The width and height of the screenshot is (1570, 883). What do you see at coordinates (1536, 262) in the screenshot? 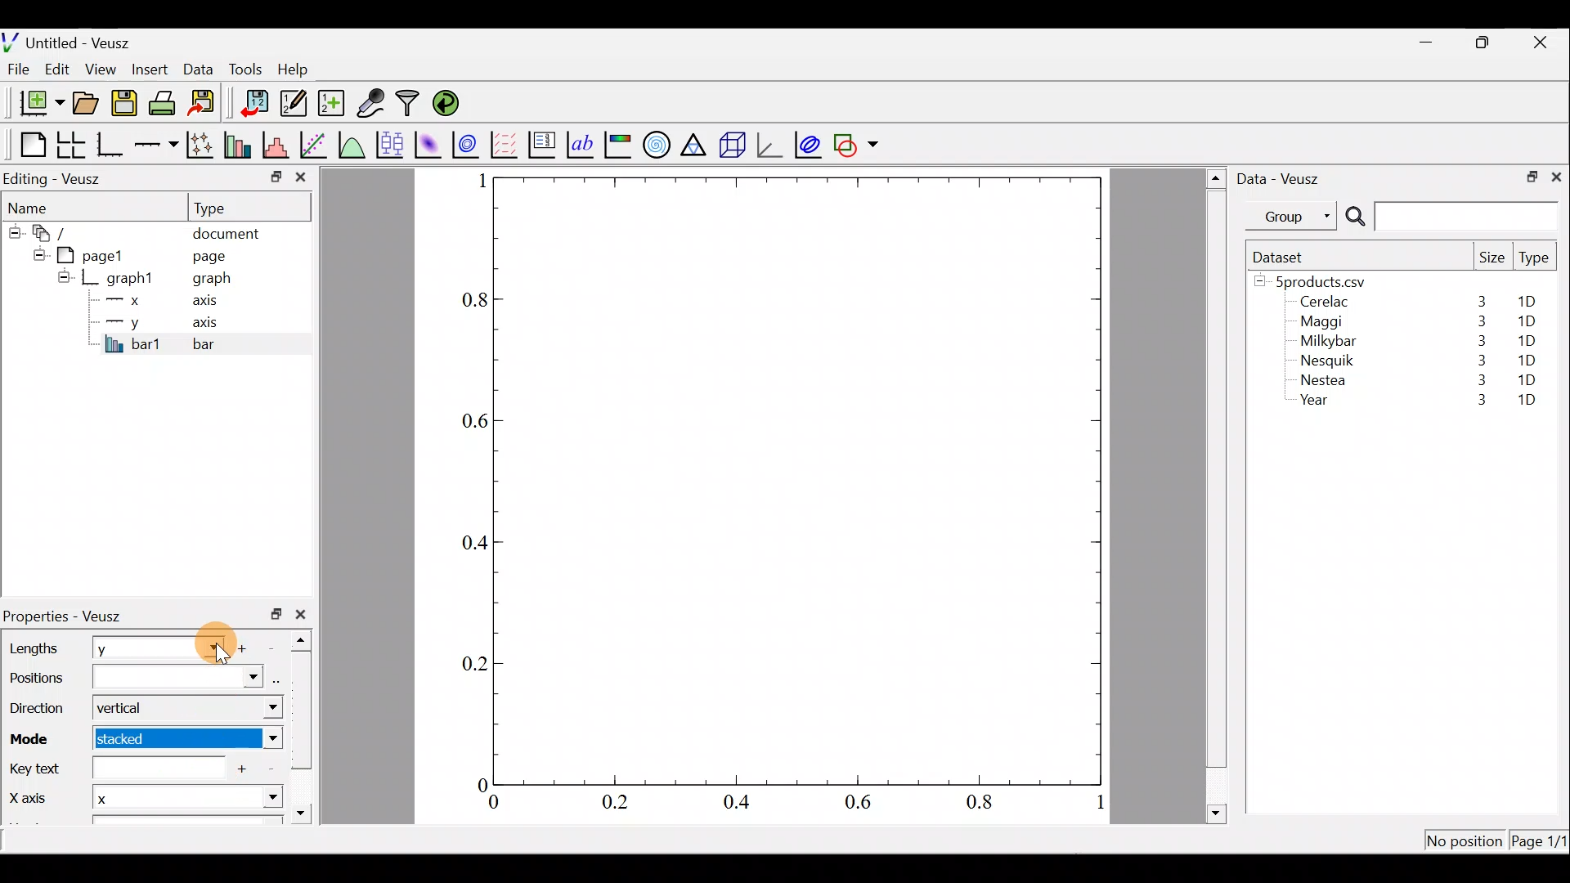
I see `Type` at bounding box center [1536, 262].